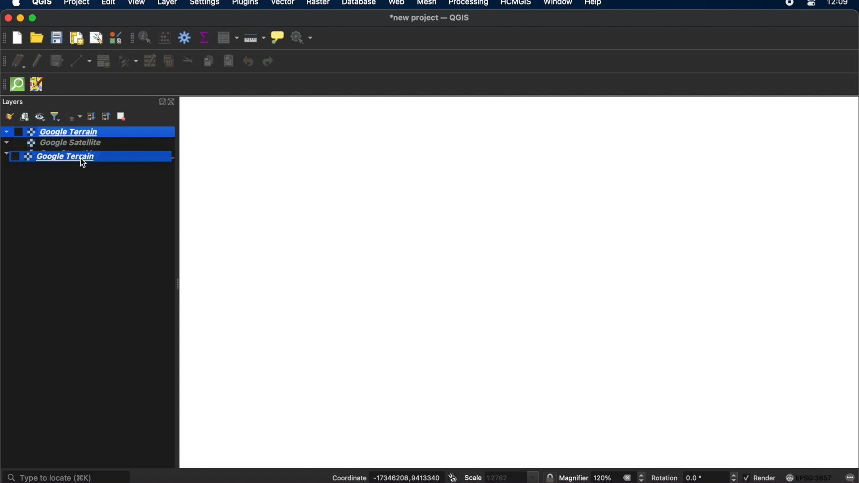  I want to click on measure line, so click(255, 38).